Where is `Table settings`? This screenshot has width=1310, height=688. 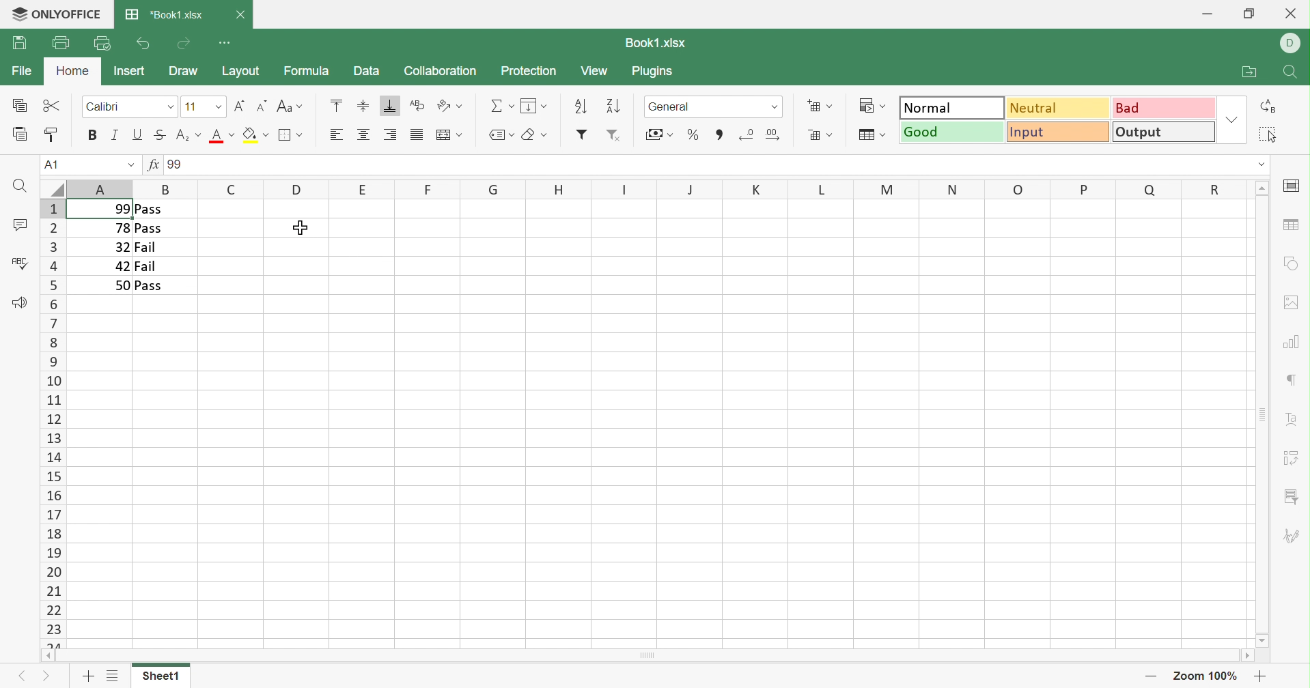
Table settings is located at coordinates (1290, 224).